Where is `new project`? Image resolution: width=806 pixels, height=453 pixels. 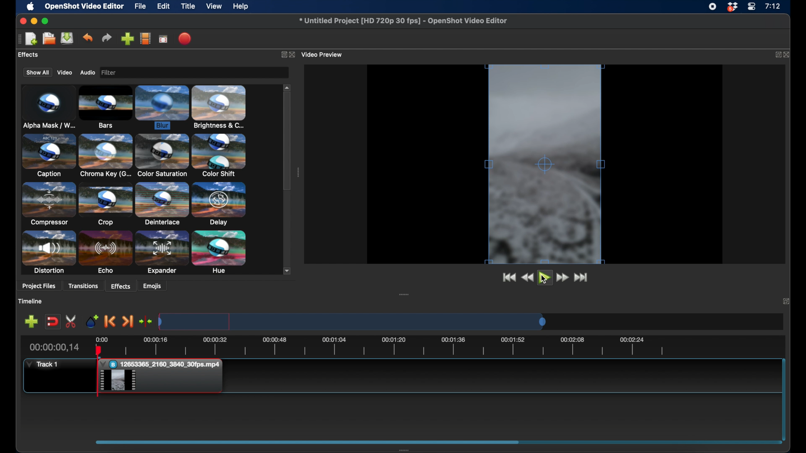 new project is located at coordinates (31, 39).